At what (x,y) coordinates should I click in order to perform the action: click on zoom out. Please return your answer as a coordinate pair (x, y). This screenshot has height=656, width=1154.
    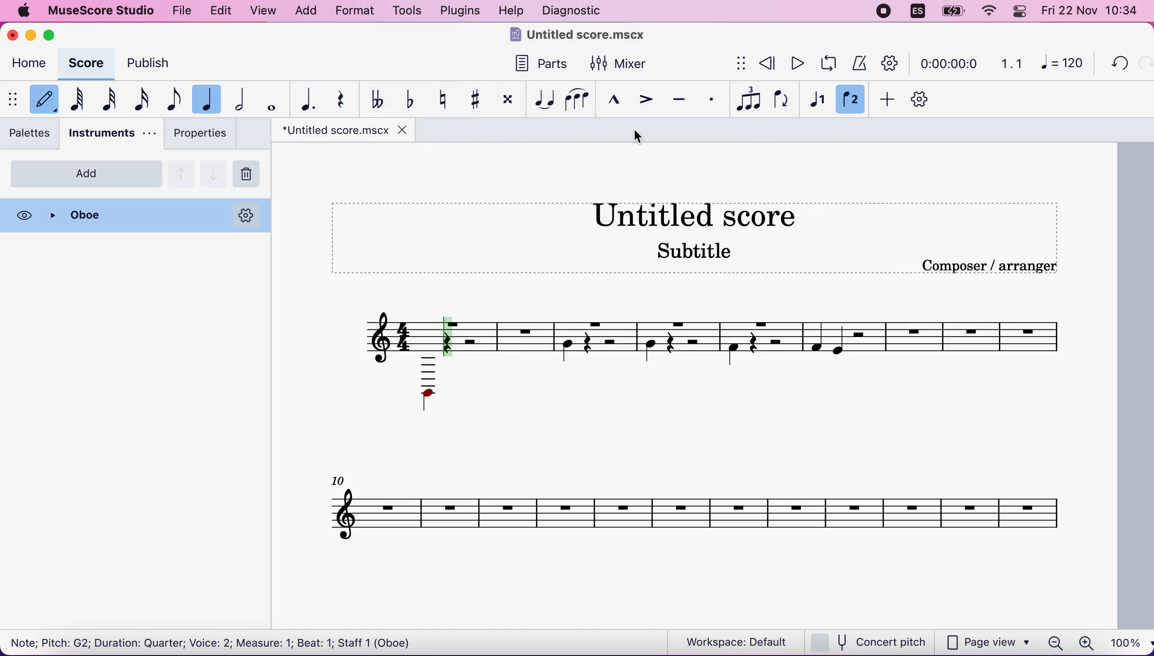
    Looking at the image, I should click on (1055, 640).